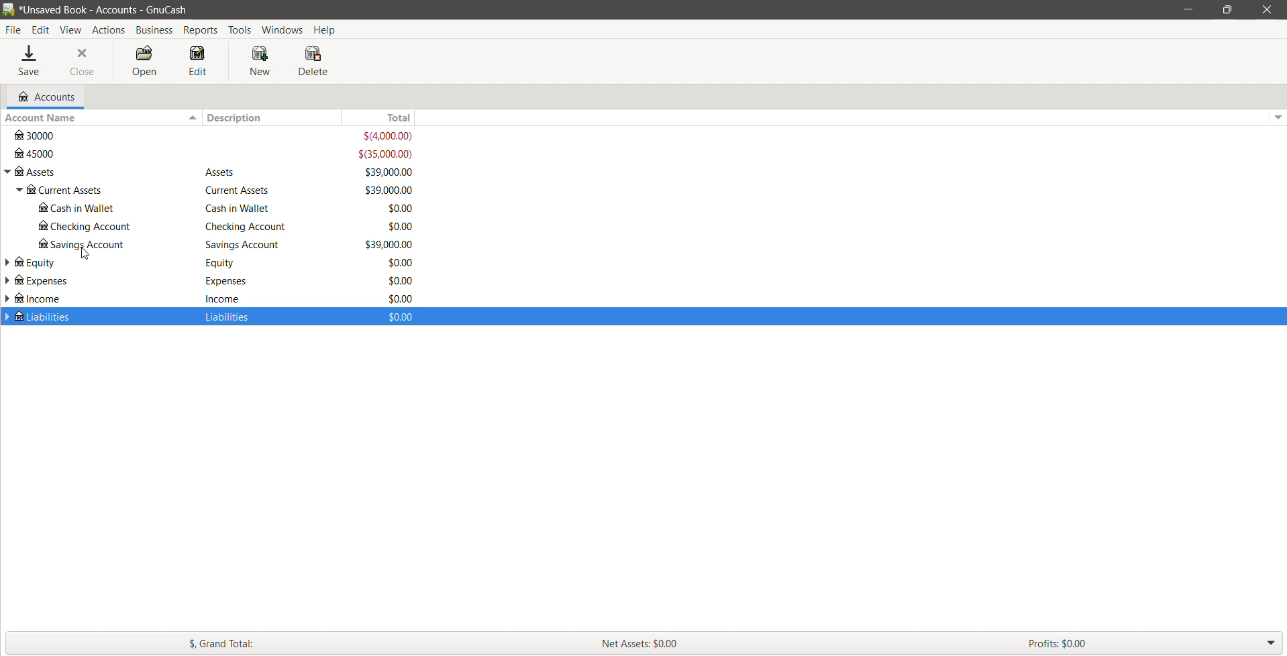 This screenshot has height=656, width=1287. I want to click on Current Book name - Accounts - Application Name, so click(107, 9).